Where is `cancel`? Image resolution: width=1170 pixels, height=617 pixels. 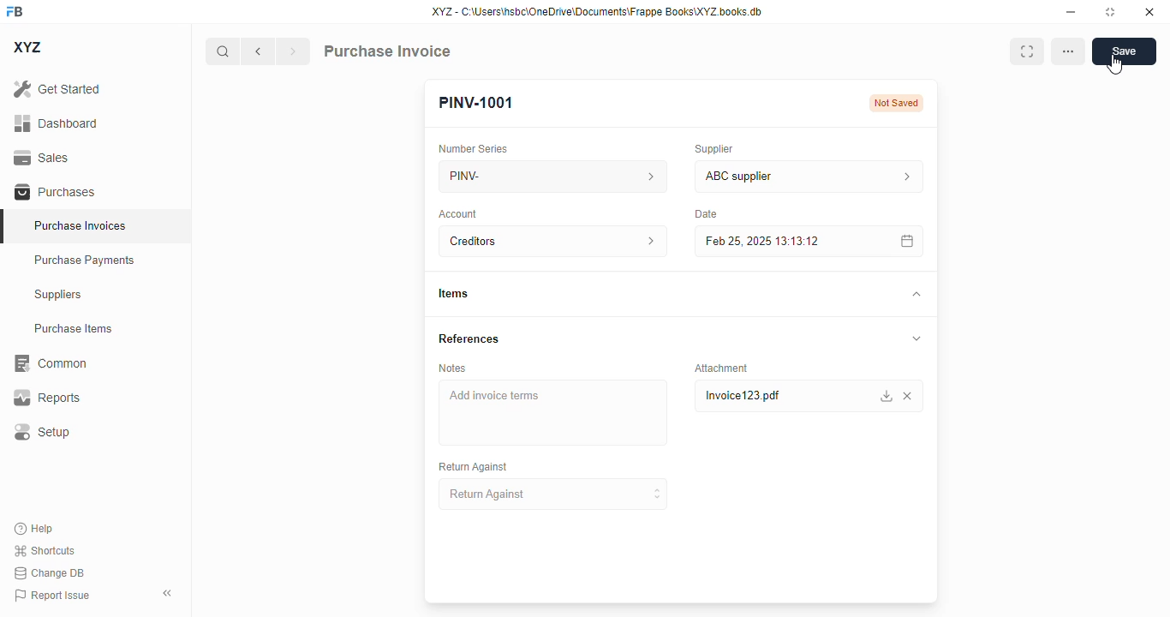
cancel is located at coordinates (909, 396).